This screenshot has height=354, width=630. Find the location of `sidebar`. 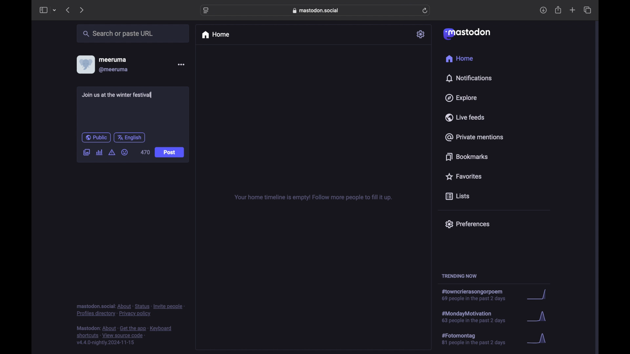

sidebar is located at coordinates (43, 10).